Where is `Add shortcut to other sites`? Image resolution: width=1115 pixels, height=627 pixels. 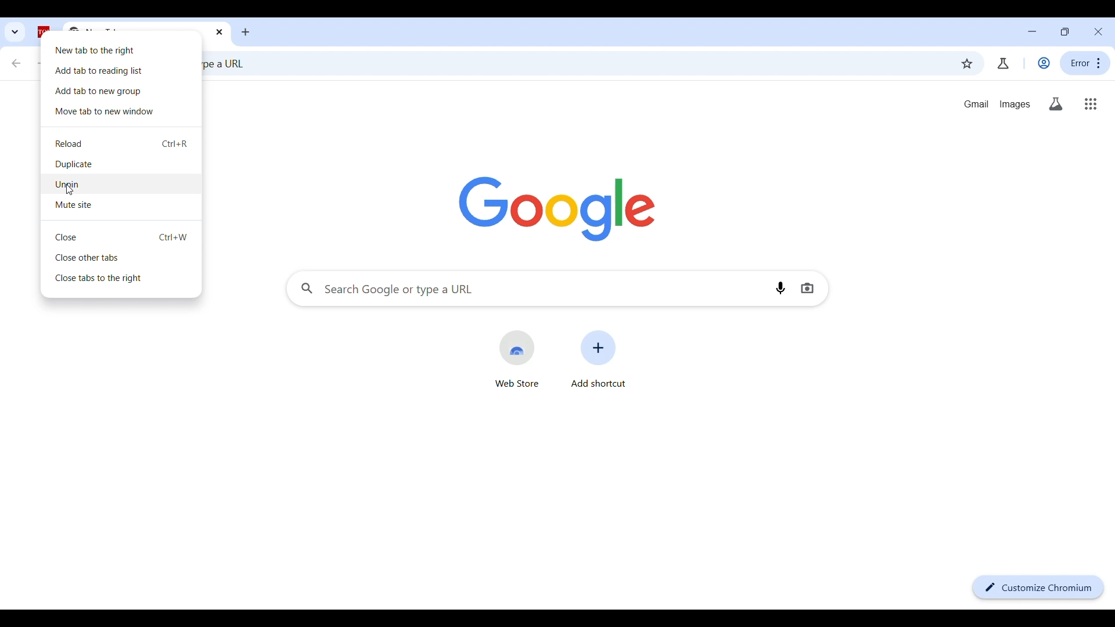 Add shortcut to other sites is located at coordinates (599, 359).